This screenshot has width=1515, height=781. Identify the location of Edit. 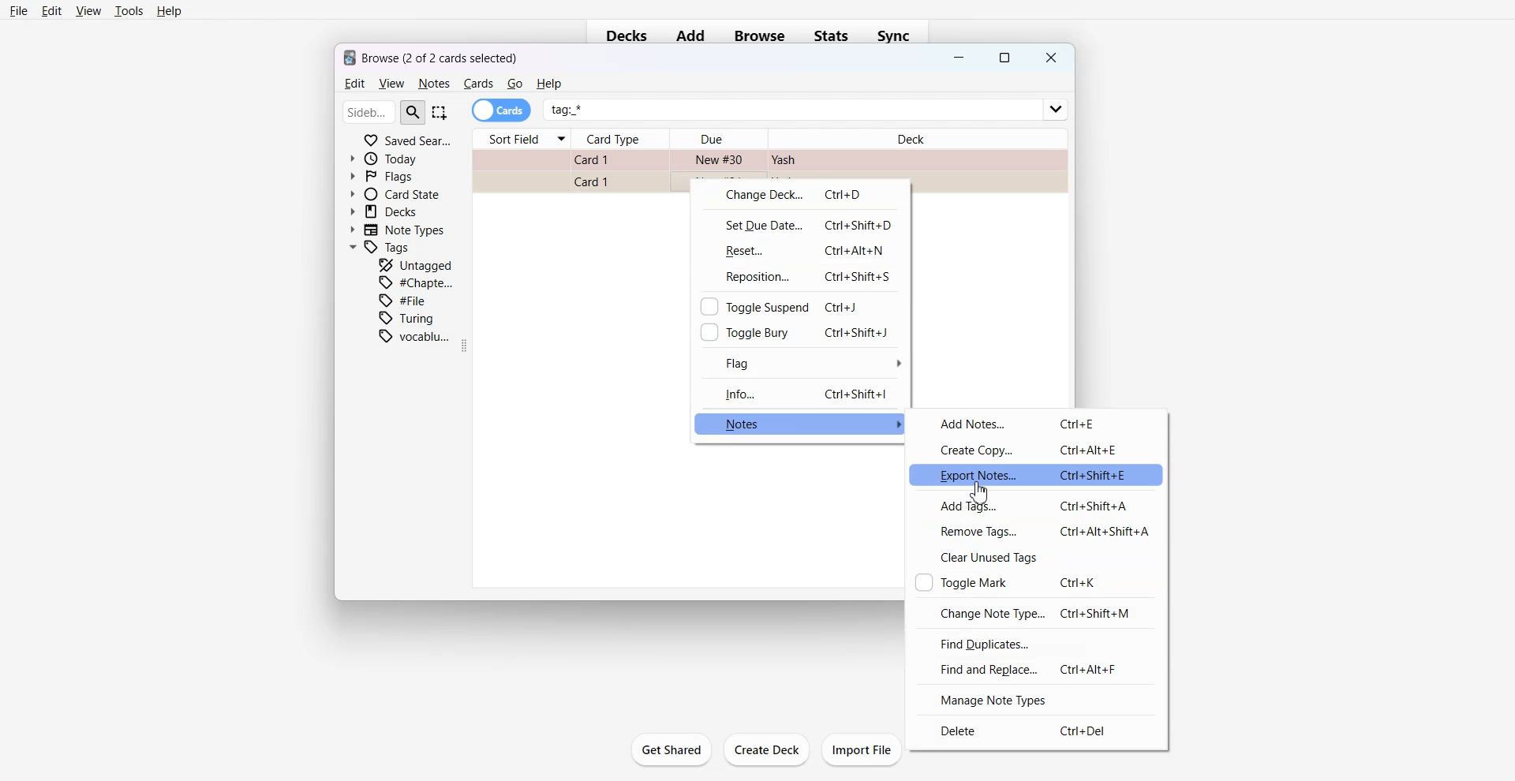
(353, 84).